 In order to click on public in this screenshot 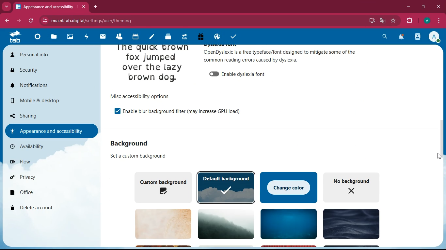, I will do `click(216, 37)`.